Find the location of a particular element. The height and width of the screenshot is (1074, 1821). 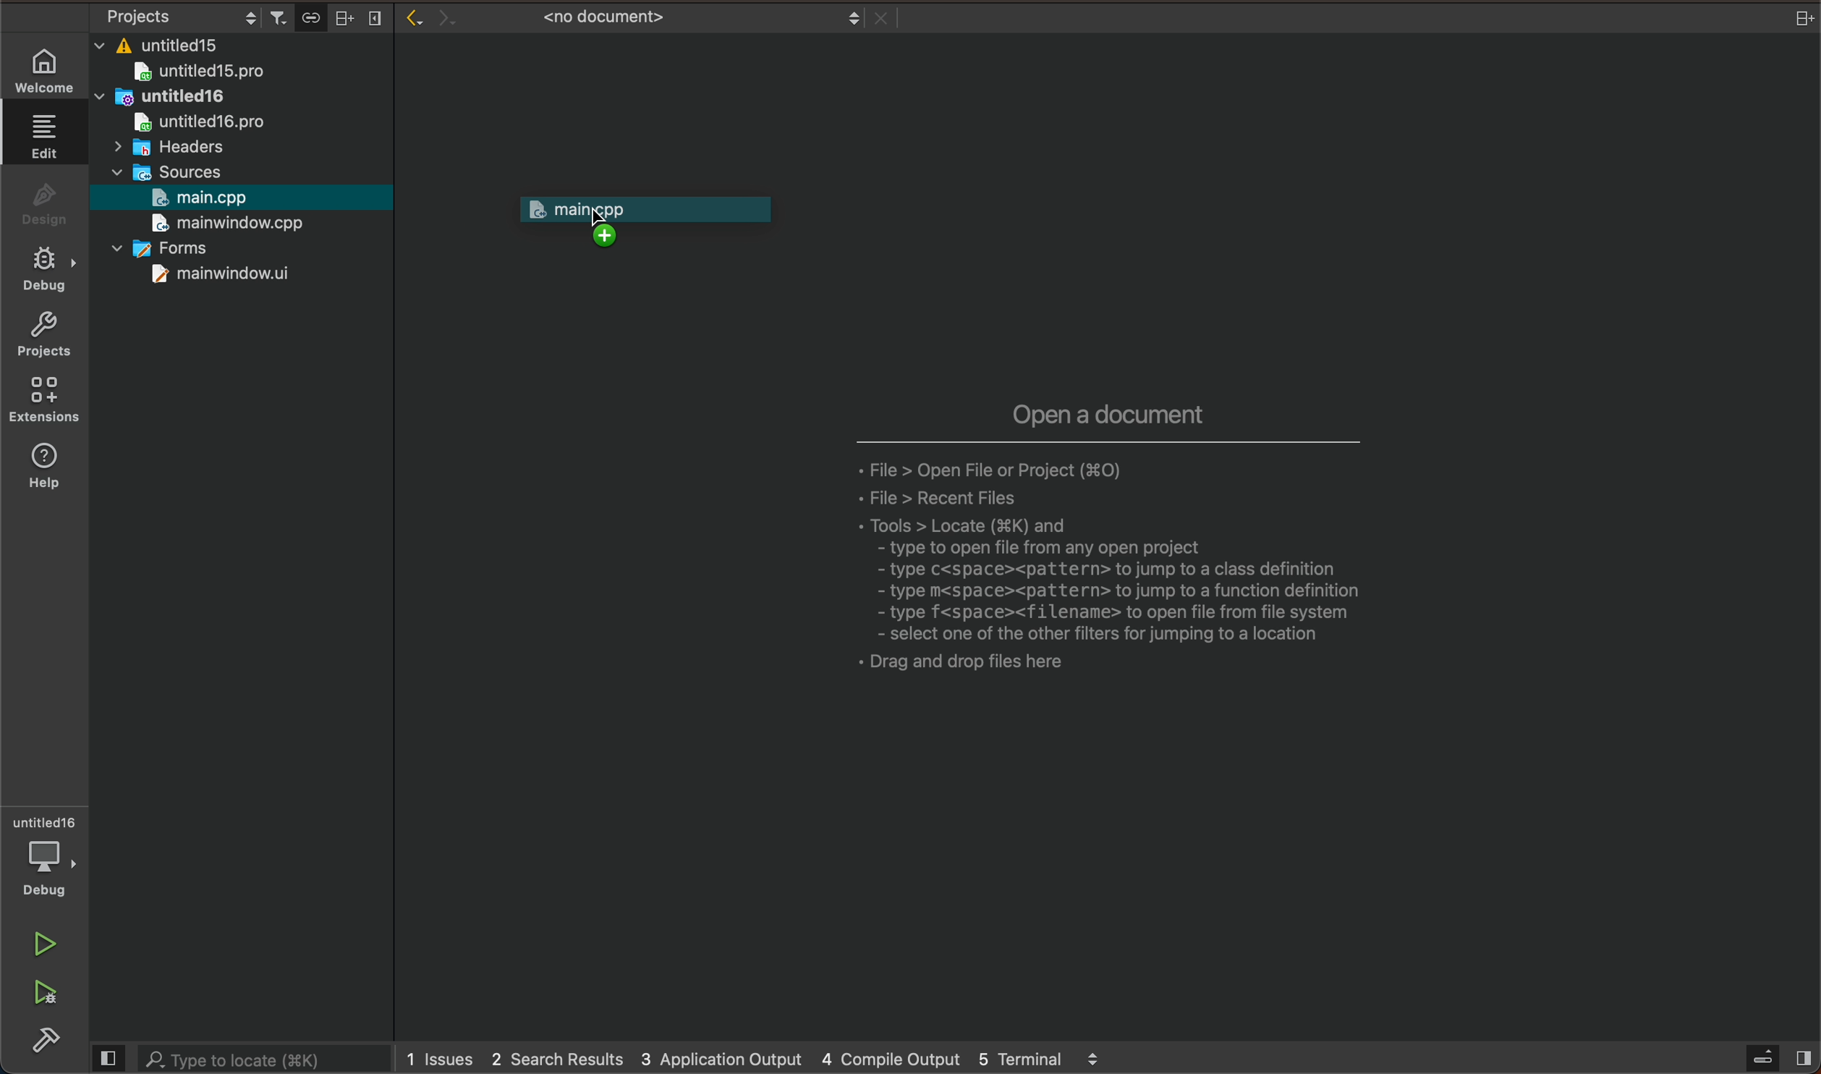

files and folders is located at coordinates (239, 48).